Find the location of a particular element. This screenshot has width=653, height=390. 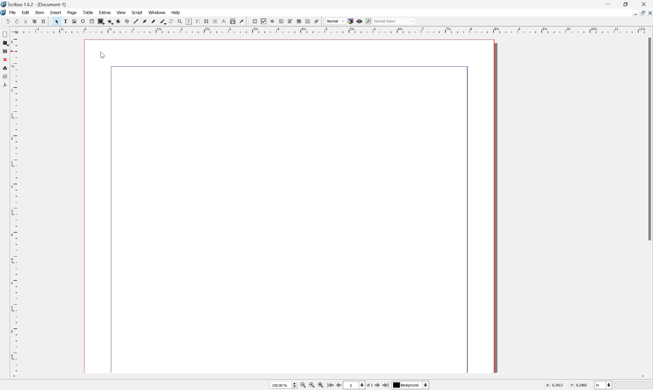

new is located at coordinates (8, 22).